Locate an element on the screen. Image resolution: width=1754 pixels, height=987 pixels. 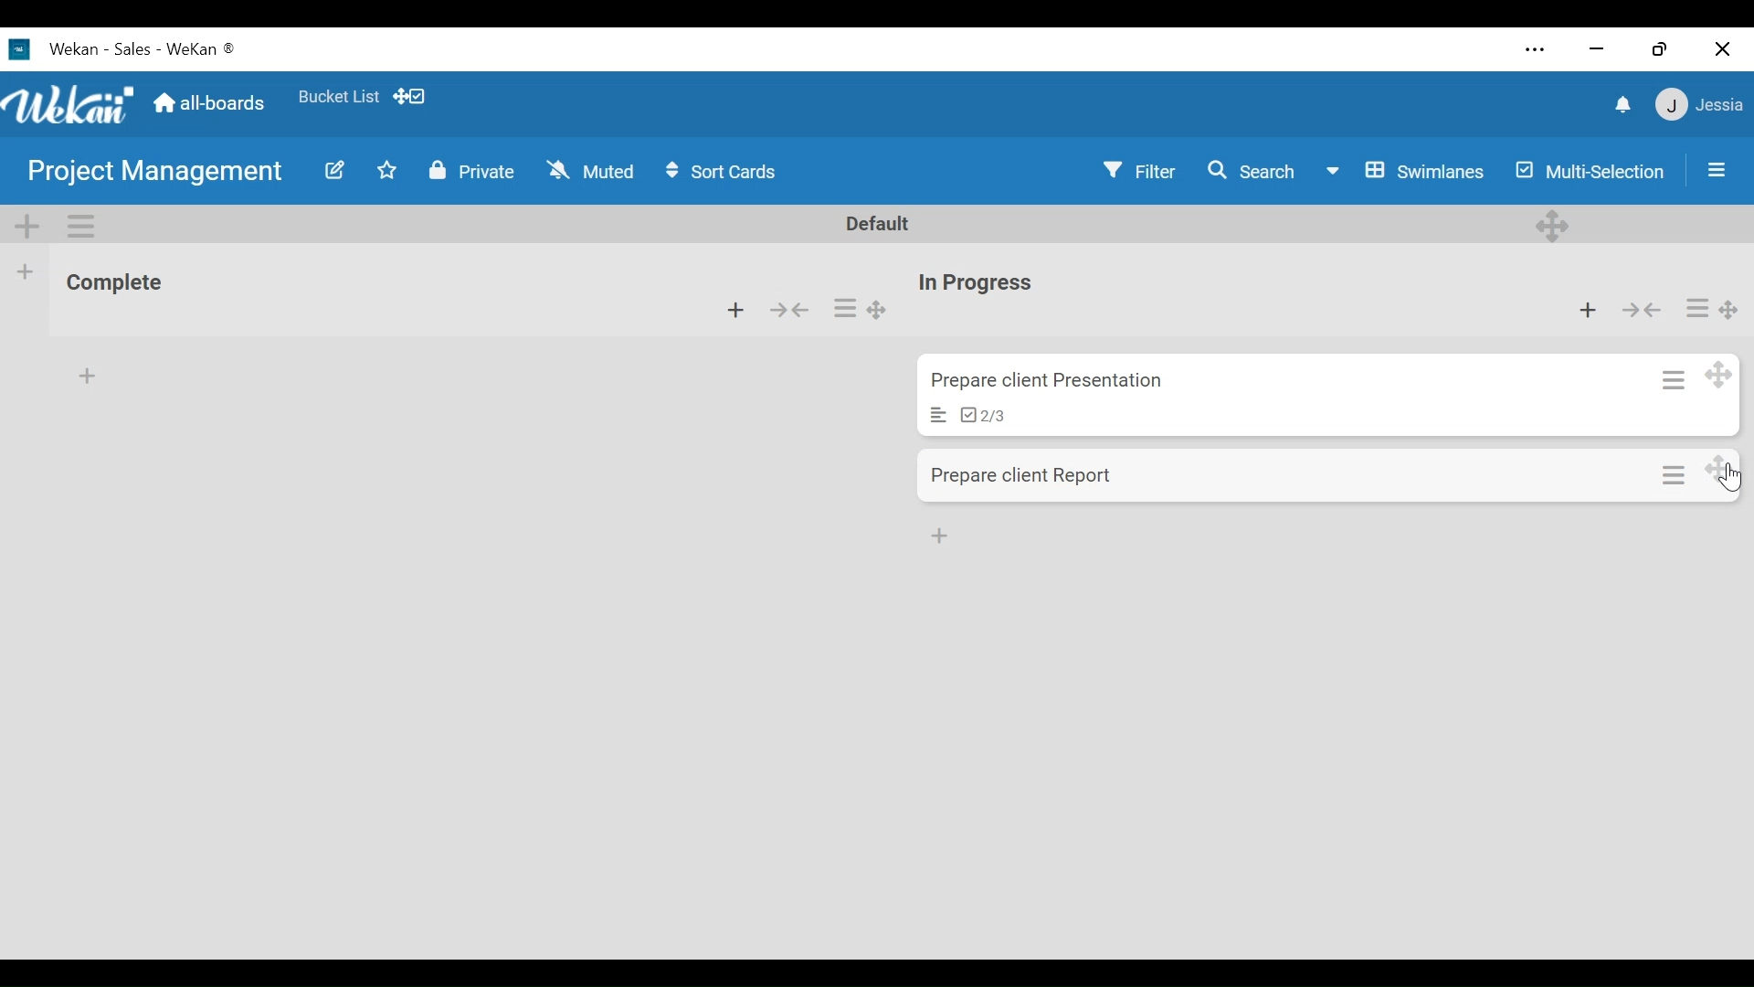
Checklist is located at coordinates (988, 415).